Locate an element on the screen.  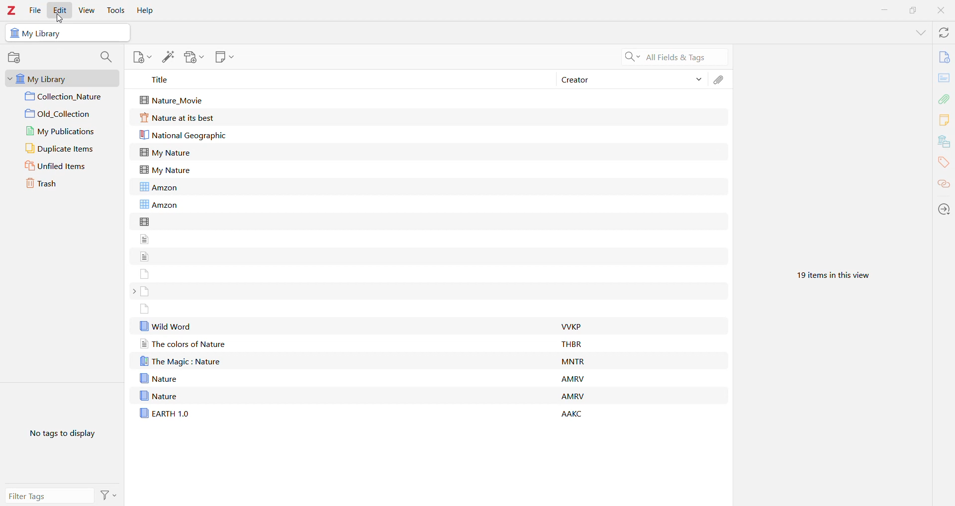
icon is located at coordinates (13, 33).